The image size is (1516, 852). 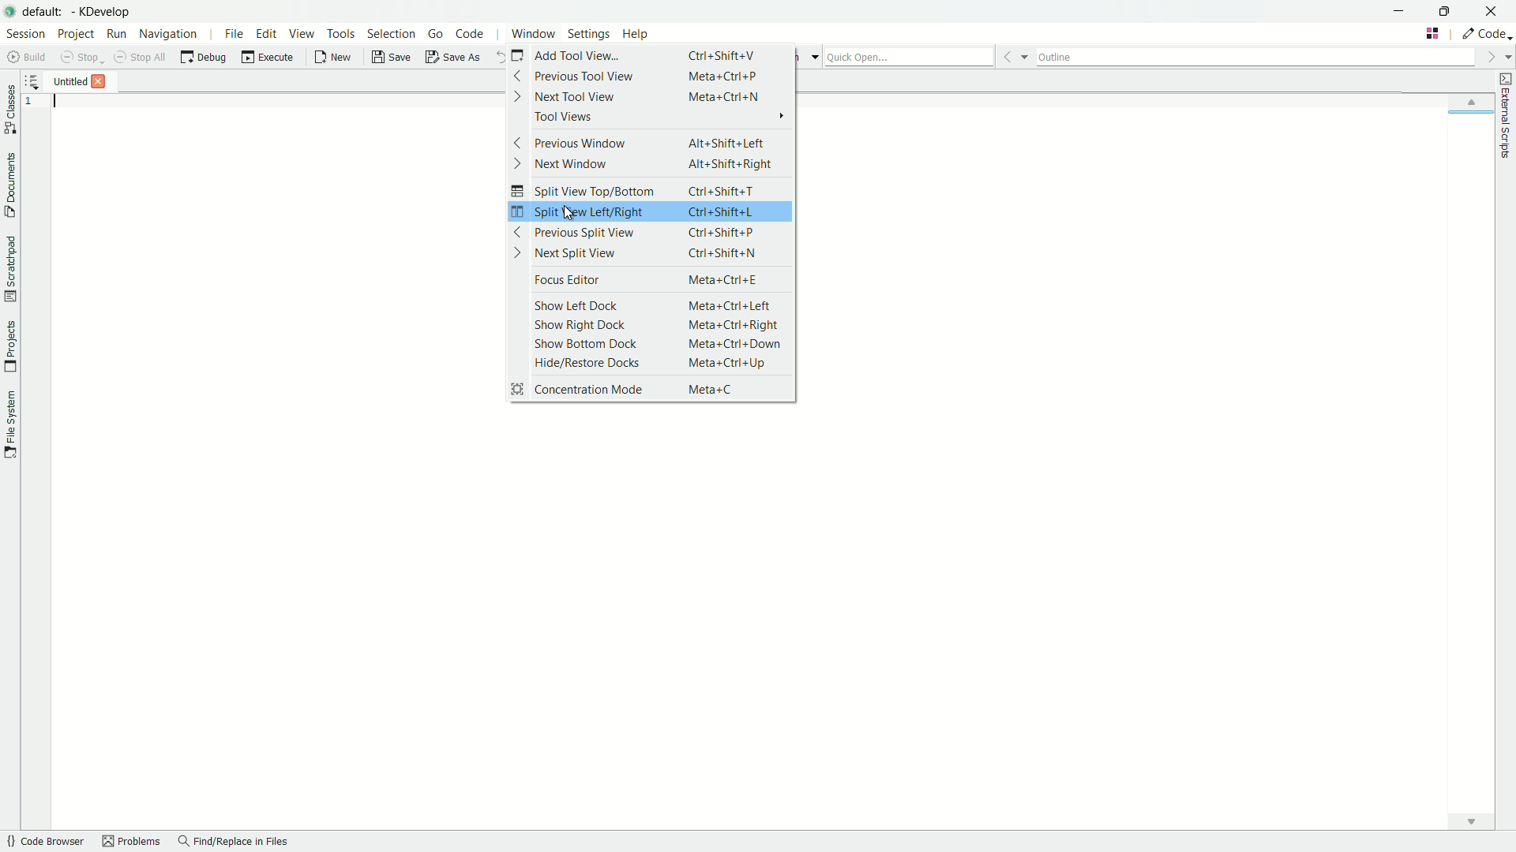 What do you see at coordinates (725, 278) in the screenshot?
I see `Meta+Ctrl+E` at bounding box center [725, 278].